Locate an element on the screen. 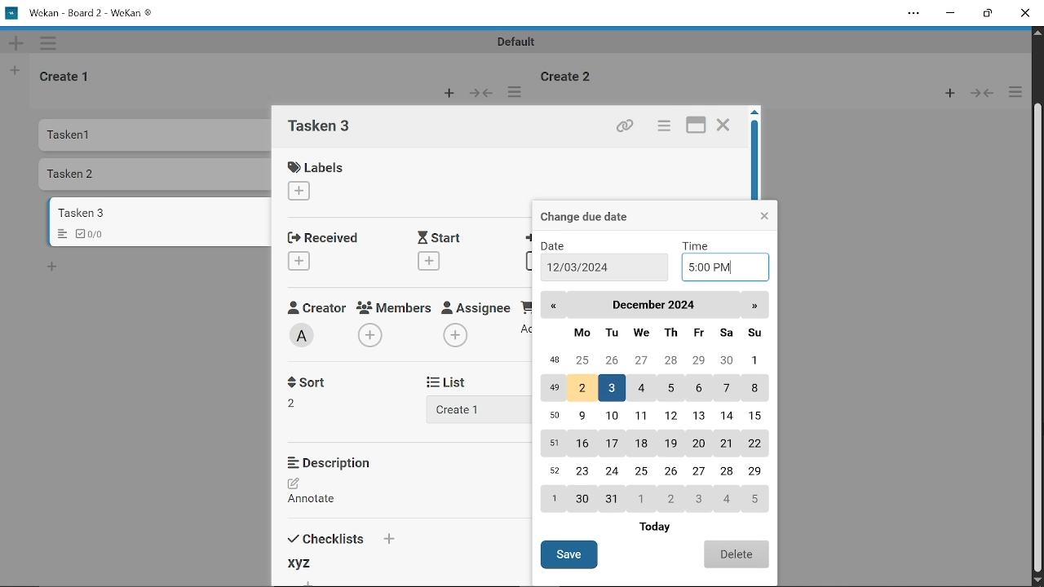 The height and width of the screenshot is (587, 1044). Create 1 is located at coordinates (66, 75).